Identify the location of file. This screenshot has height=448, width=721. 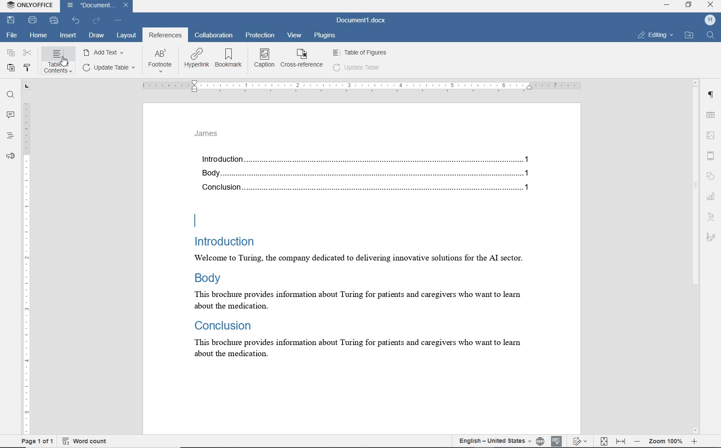
(11, 35).